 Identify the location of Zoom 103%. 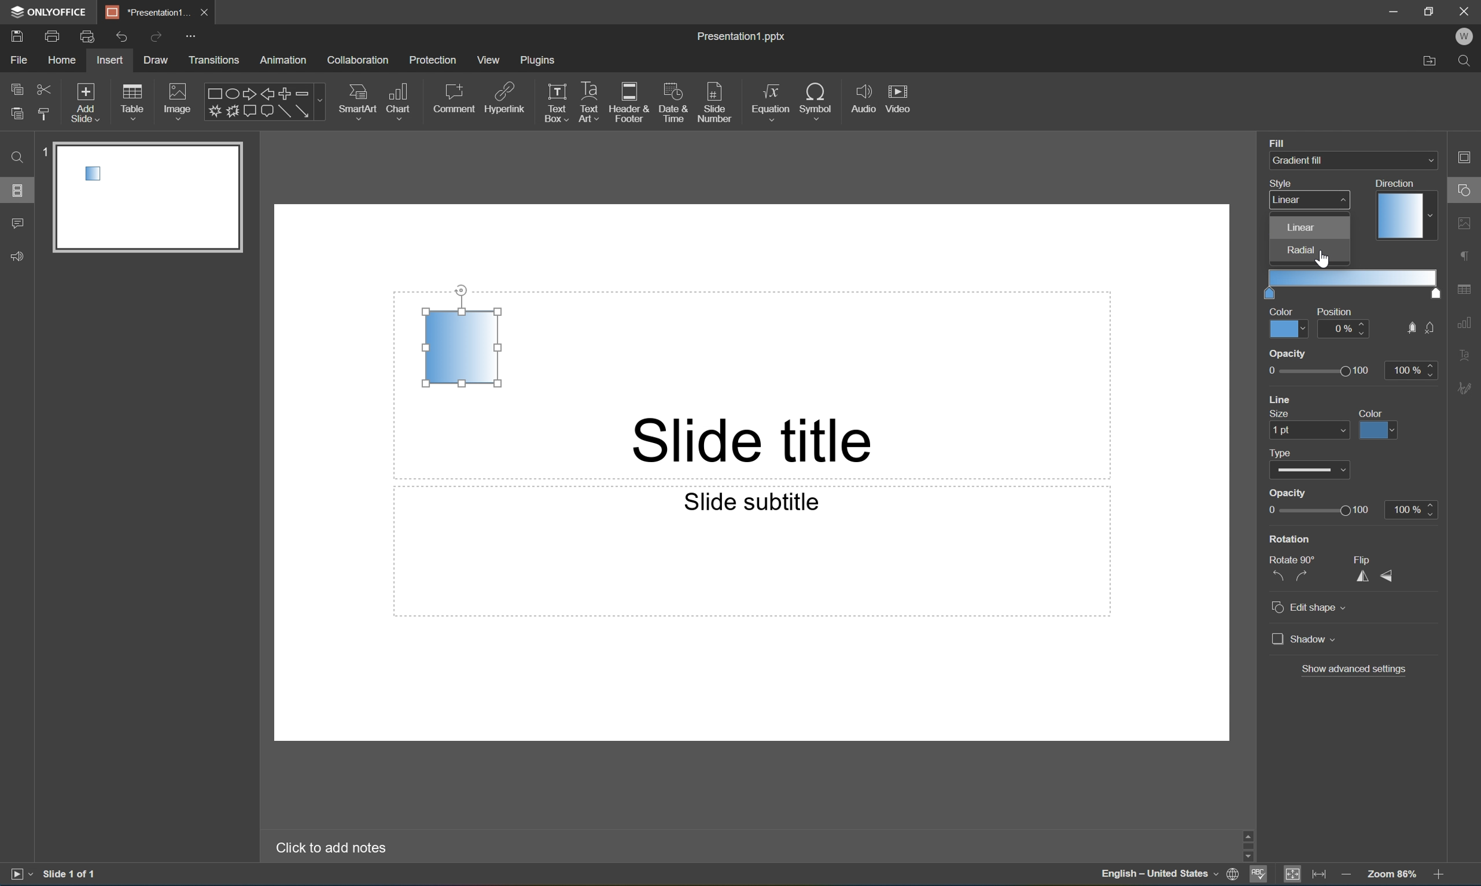
(1391, 873).